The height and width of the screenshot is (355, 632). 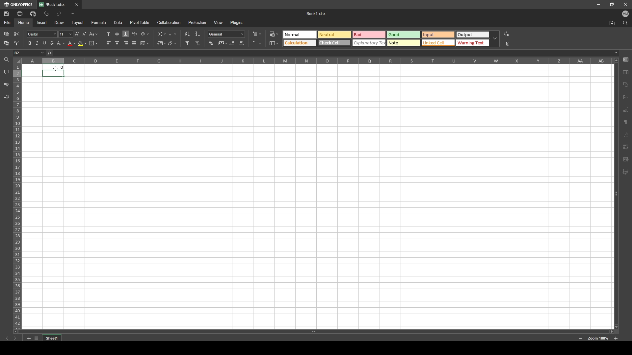 I want to click on Check cell, so click(x=334, y=43).